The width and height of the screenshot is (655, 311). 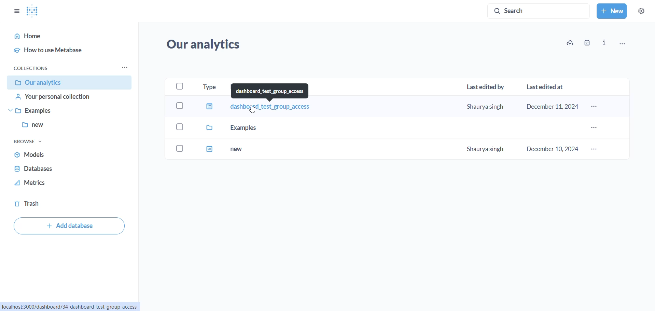 What do you see at coordinates (537, 11) in the screenshot?
I see `search` at bounding box center [537, 11].